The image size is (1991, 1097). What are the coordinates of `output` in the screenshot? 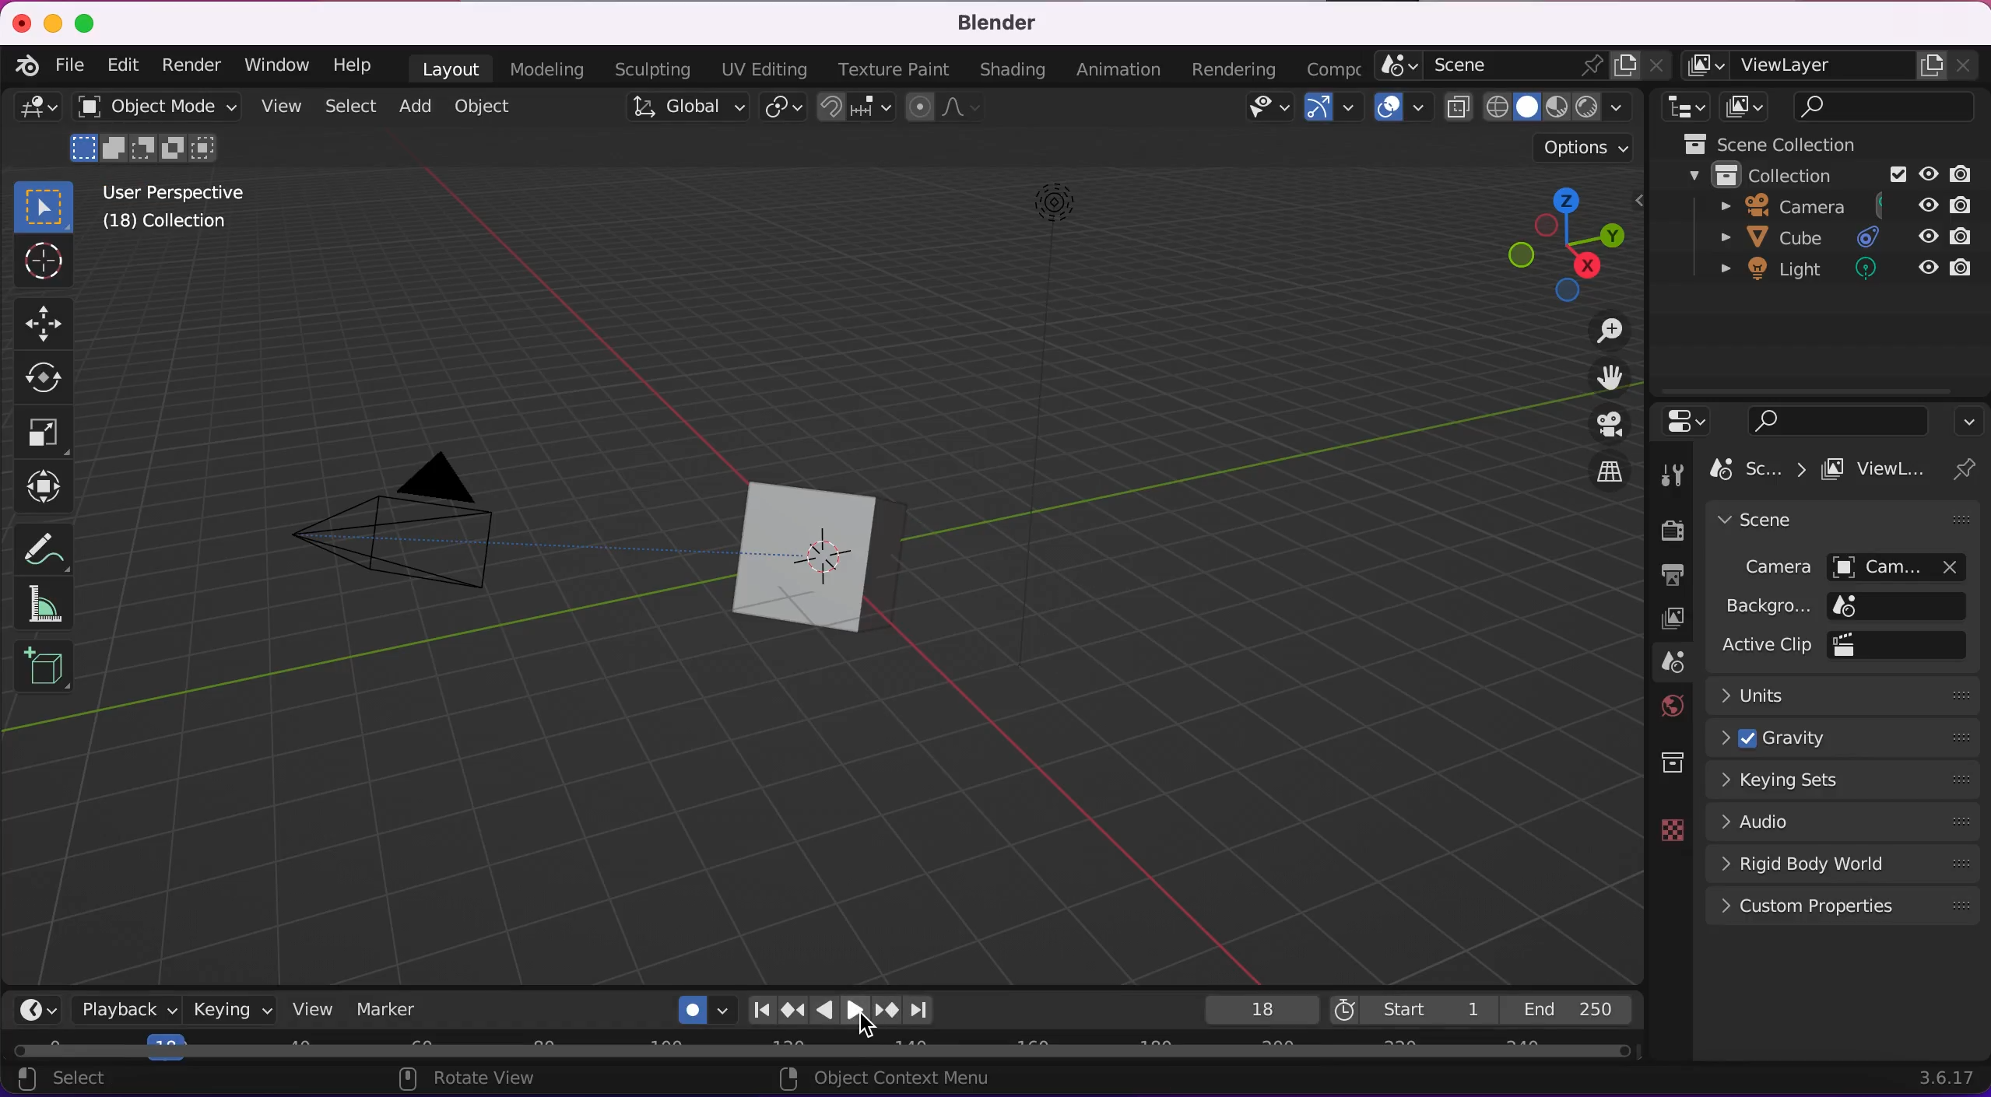 It's located at (1669, 573).